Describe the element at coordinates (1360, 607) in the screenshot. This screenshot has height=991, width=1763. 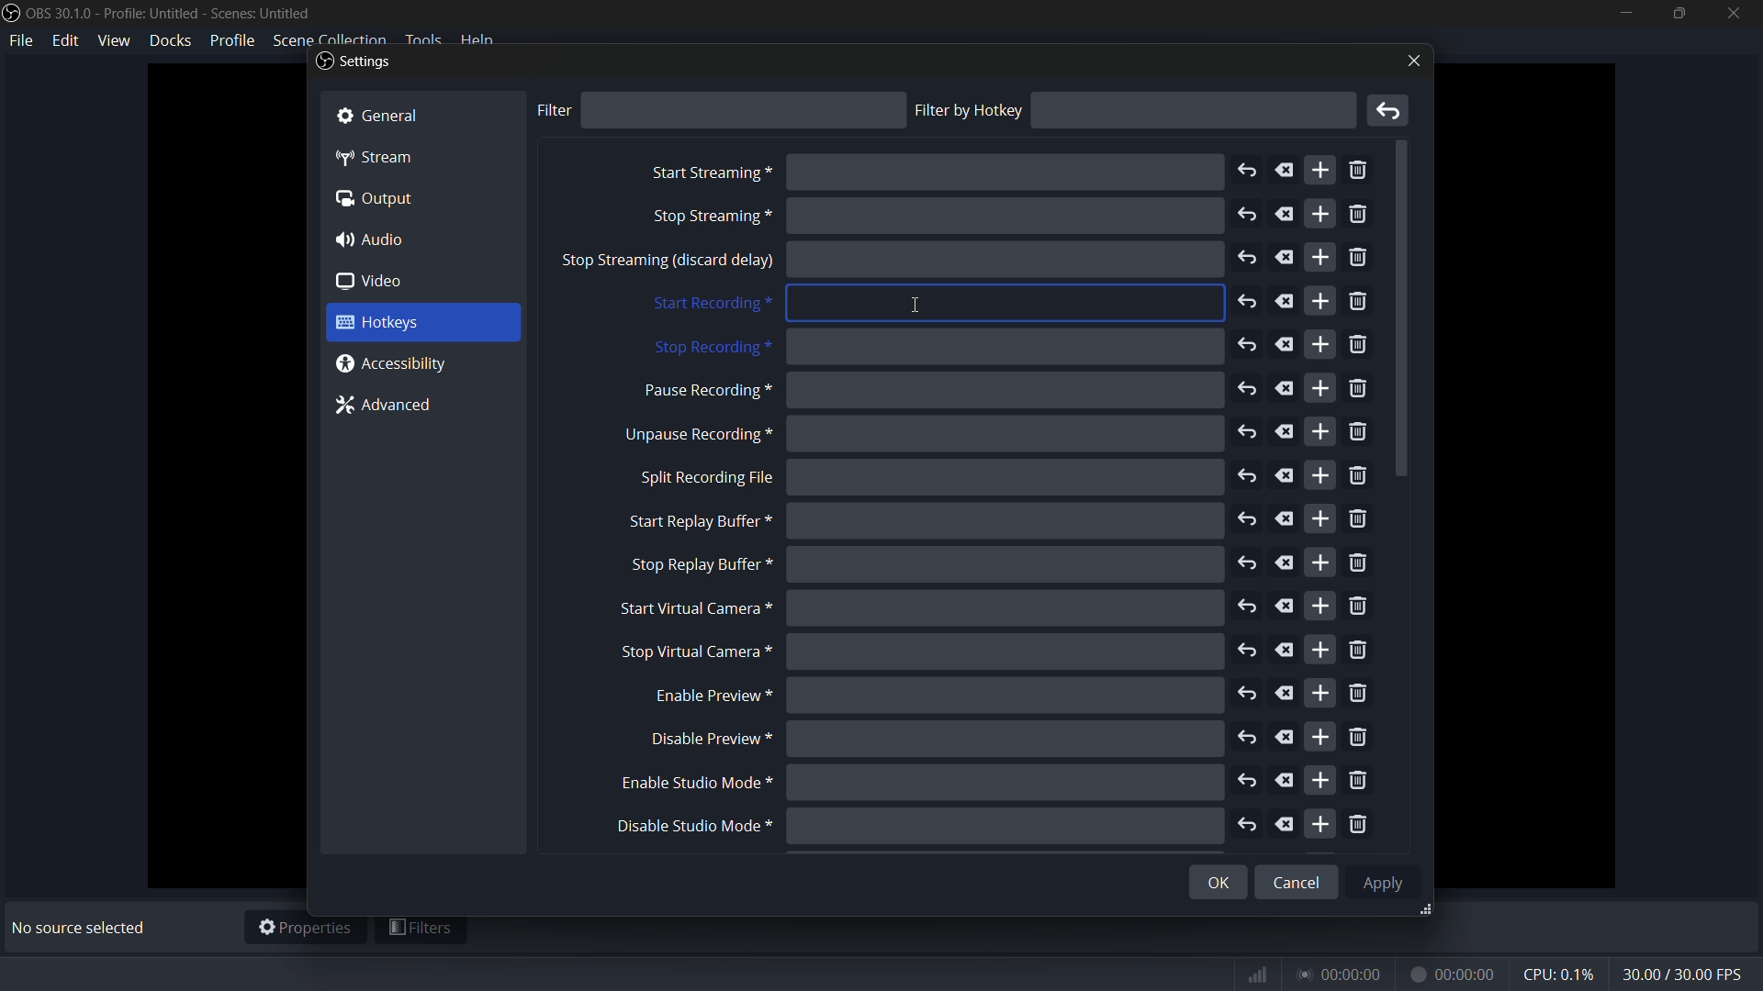
I see `remove` at that location.